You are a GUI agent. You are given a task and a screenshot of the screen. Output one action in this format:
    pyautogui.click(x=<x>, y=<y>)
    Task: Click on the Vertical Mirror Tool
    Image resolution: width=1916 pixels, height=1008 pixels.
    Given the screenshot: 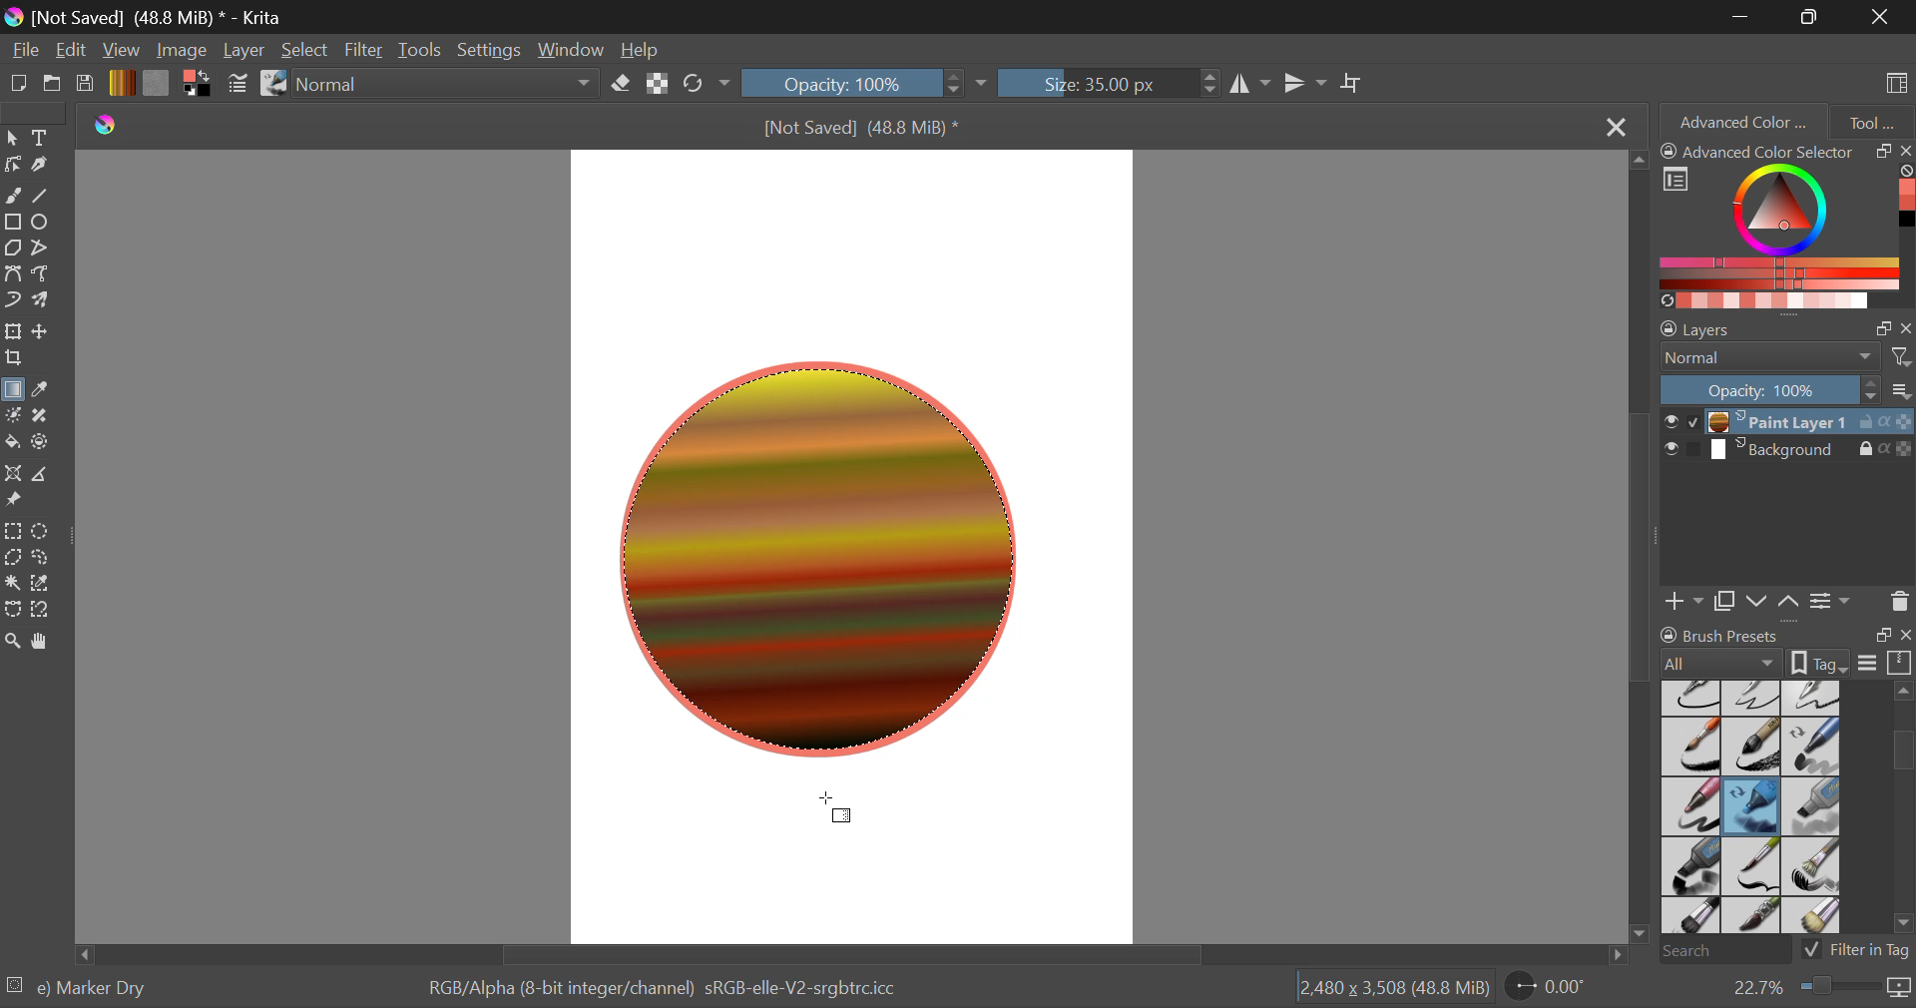 What is the action you would take?
    pyautogui.click(x=1304, y=84)
    